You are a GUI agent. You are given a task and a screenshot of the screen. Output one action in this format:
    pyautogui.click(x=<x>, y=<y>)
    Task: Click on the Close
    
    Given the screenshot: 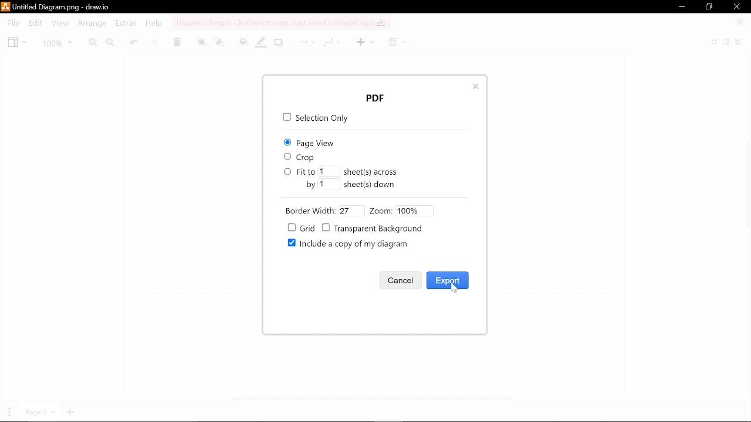 What is the action you would take?
    pyautogui.click(x=475, y=86)
    